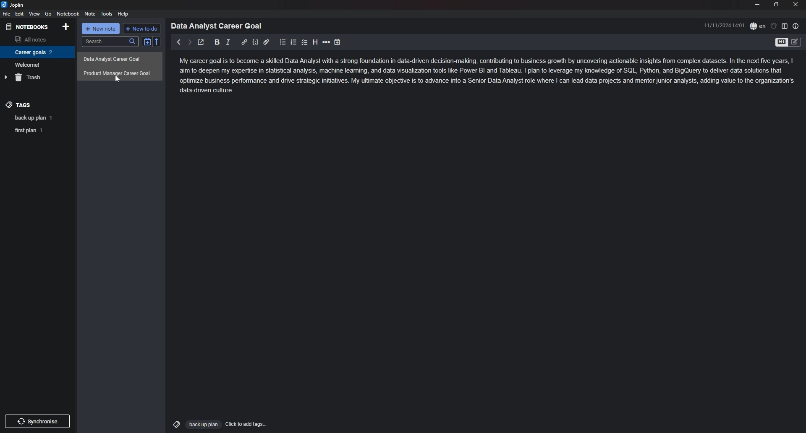  What do you see at coordinates (68, 13) in the screenshot?
I see `notebook` at bounding box center [68, 13].